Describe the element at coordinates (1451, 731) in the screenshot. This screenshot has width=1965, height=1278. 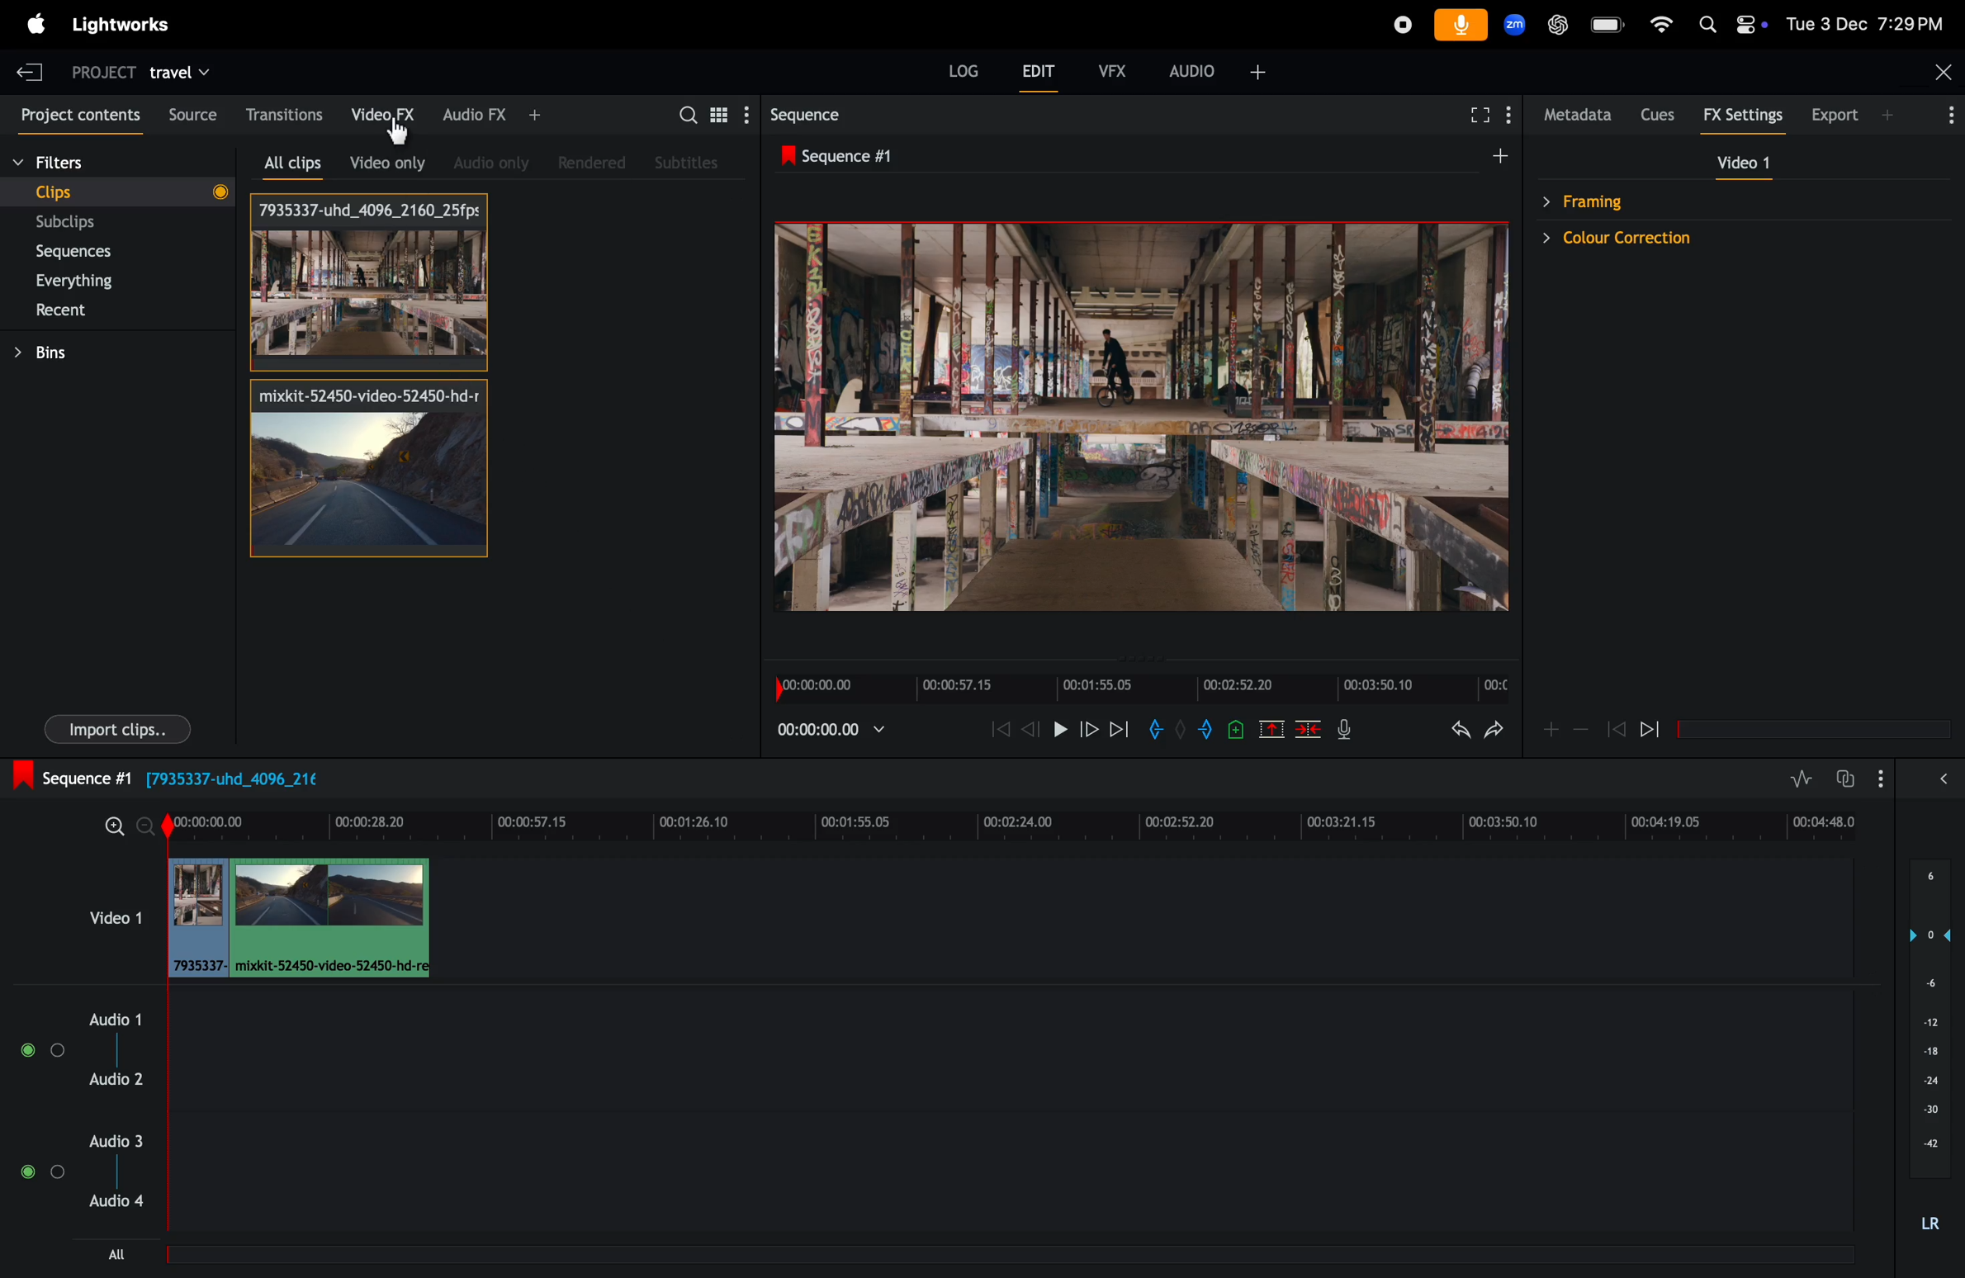
I see `undo` at that location.